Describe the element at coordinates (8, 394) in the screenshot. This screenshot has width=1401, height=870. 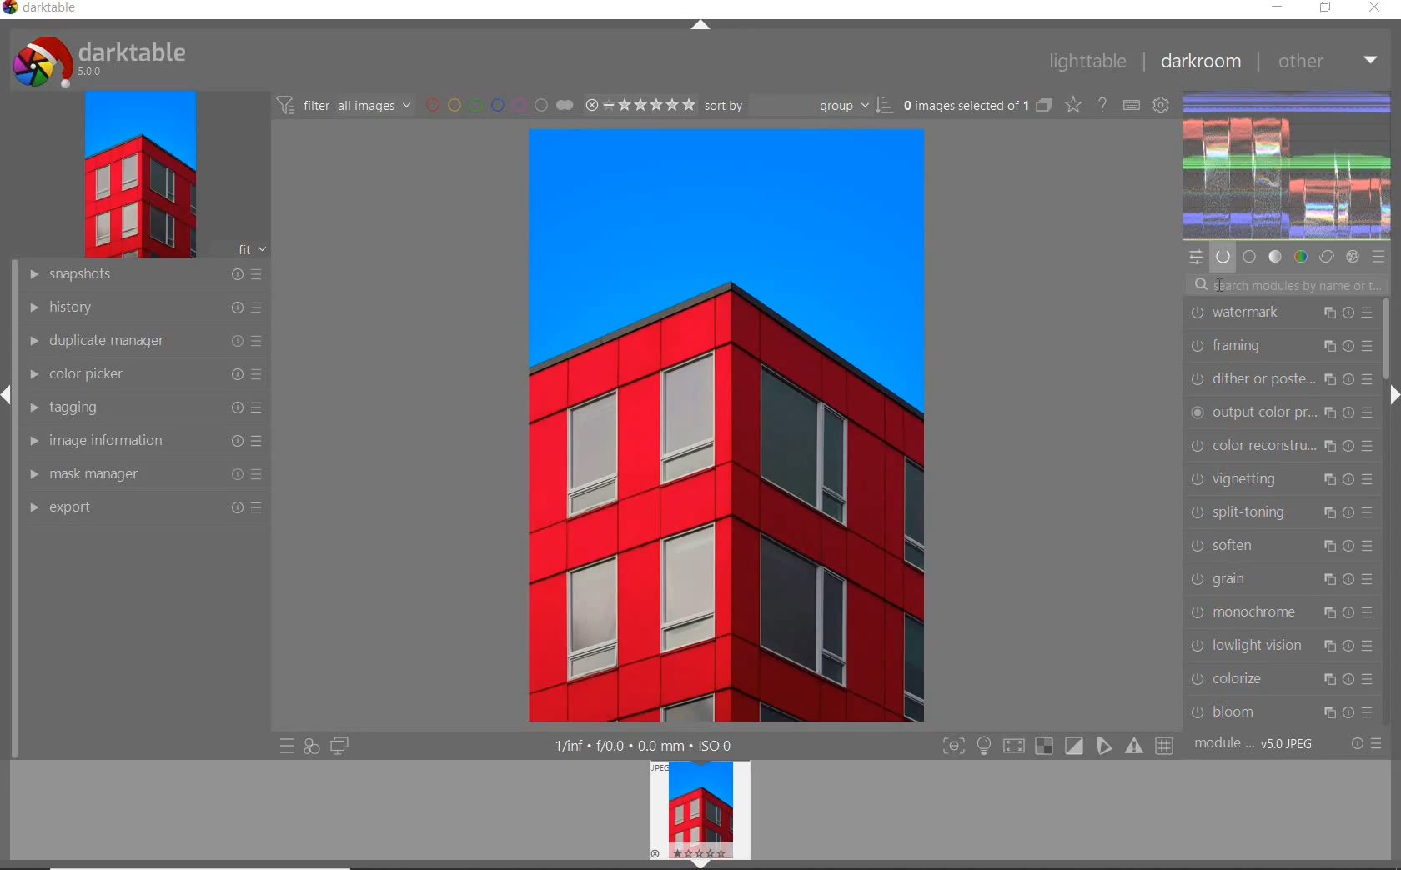
I see `expand/collapse` at that location.